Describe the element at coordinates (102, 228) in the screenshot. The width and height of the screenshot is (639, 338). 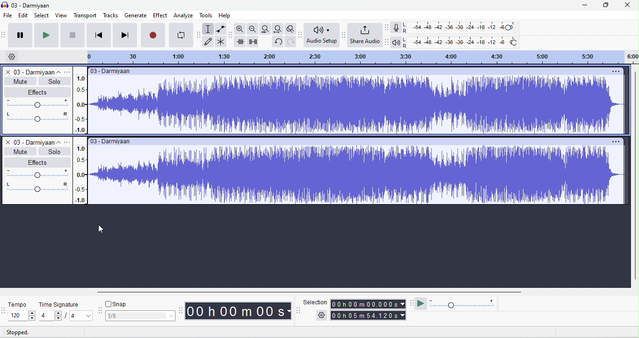
I see `cursor` at that location.